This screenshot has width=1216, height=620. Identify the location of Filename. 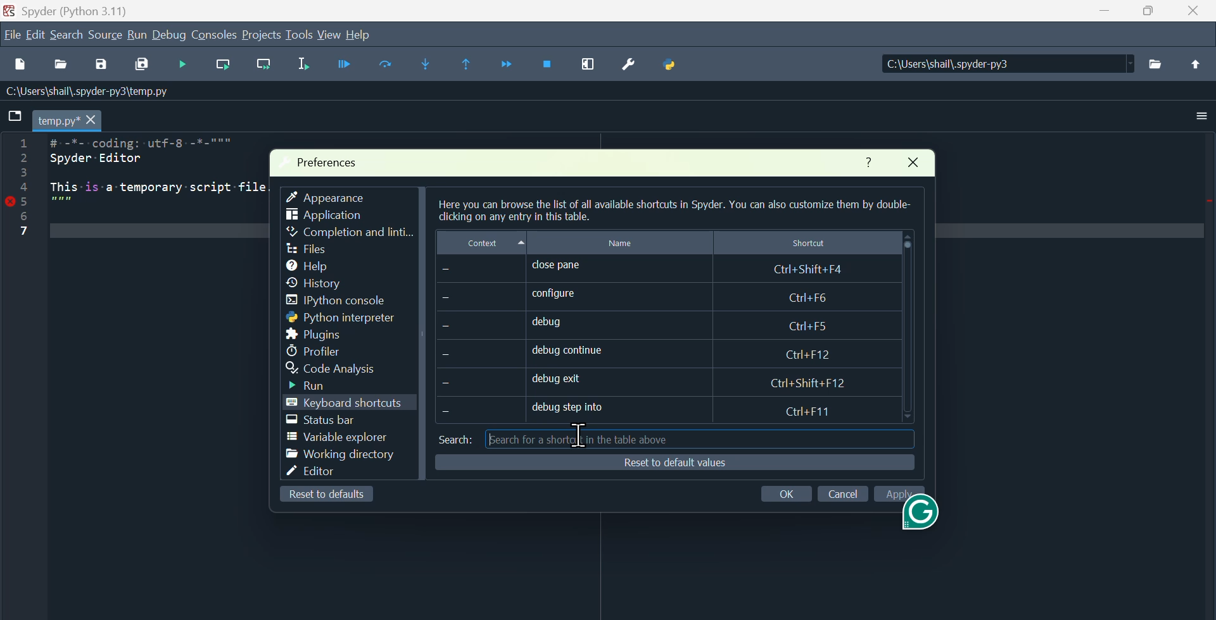
(58, 121).